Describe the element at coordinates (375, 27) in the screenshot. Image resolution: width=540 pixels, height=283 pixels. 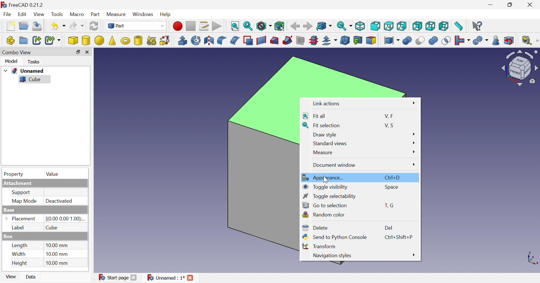
I see `Front` at that location.